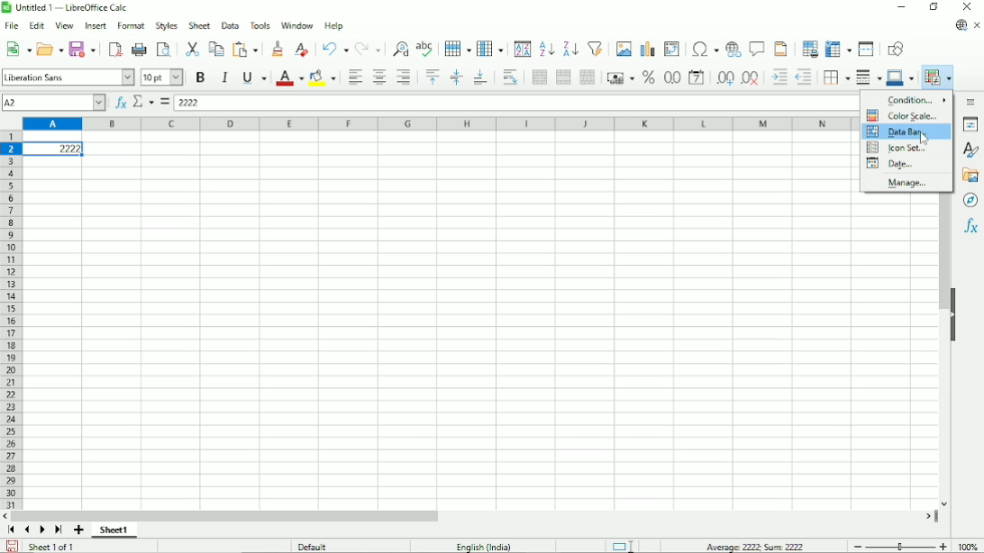 The width and height of the screenshot is (984, 553). I want to click on Navigator, so click(971, 201).